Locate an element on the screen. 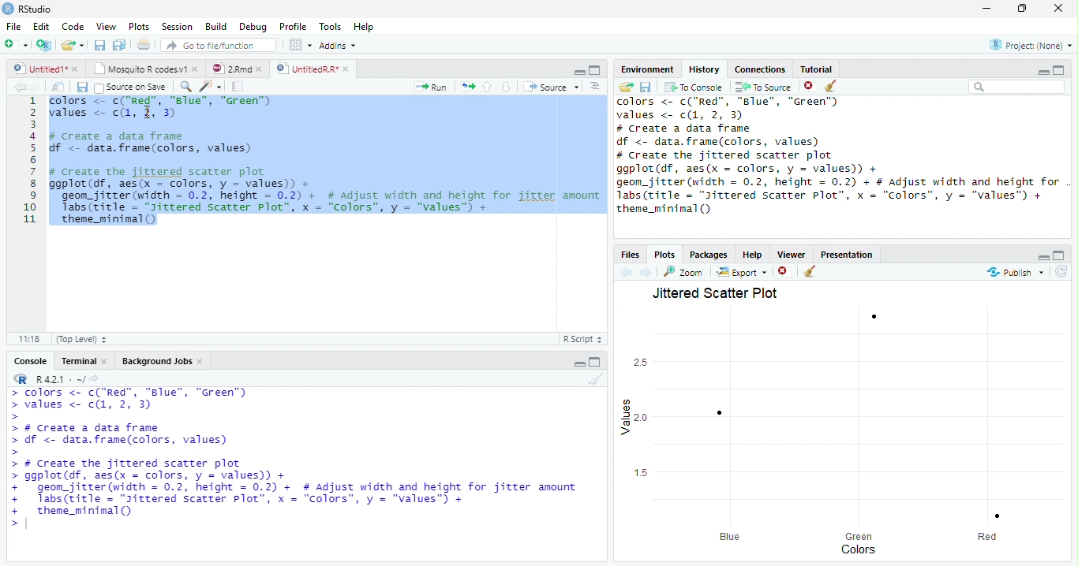 This screenshot has width=1078, height=566. RStudio is located at coordinates (28, 9).